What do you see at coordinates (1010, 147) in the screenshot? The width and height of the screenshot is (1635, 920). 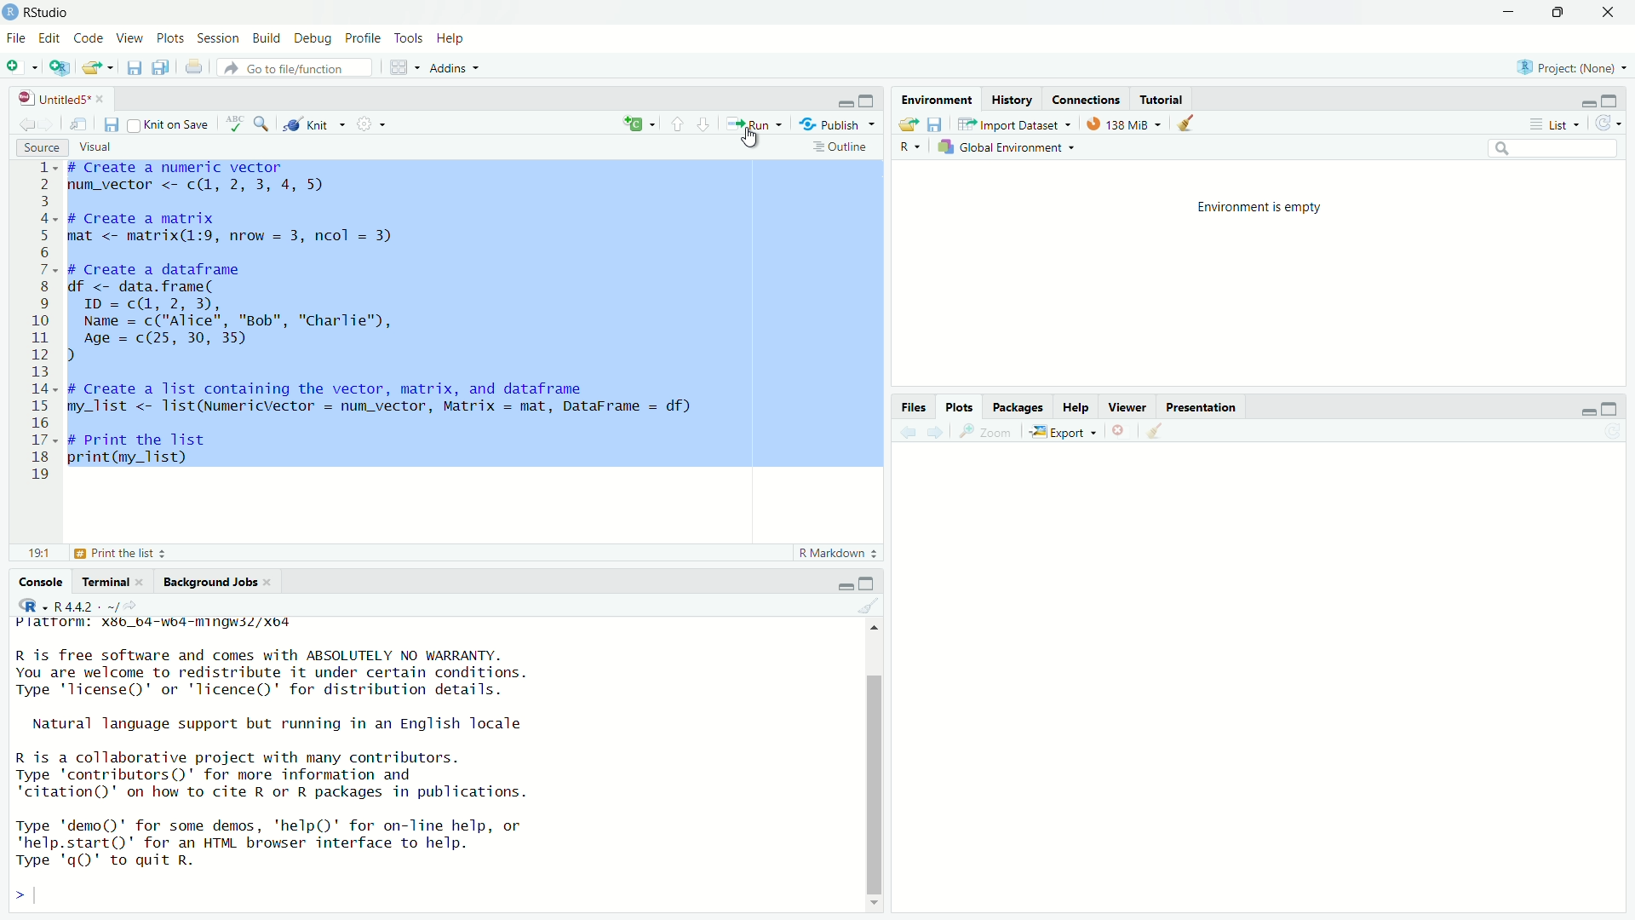 I see `Global Environment` at bounding box center [1010, 147].